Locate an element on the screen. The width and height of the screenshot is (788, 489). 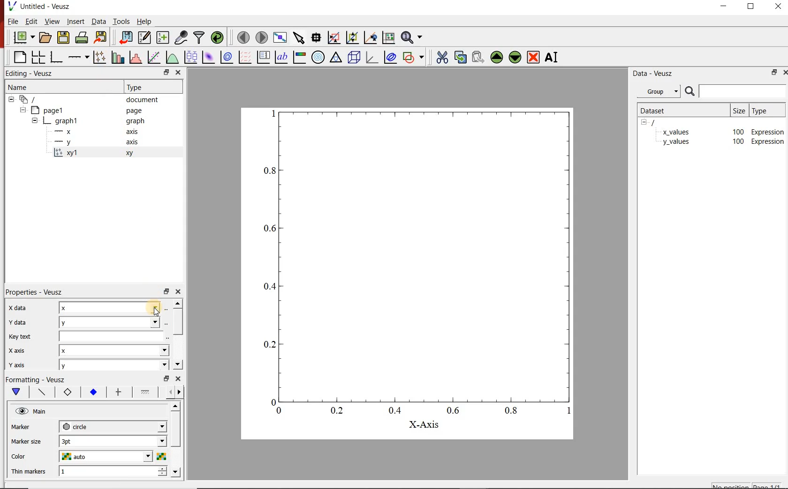
y_values is located at coordinates (676, 142).